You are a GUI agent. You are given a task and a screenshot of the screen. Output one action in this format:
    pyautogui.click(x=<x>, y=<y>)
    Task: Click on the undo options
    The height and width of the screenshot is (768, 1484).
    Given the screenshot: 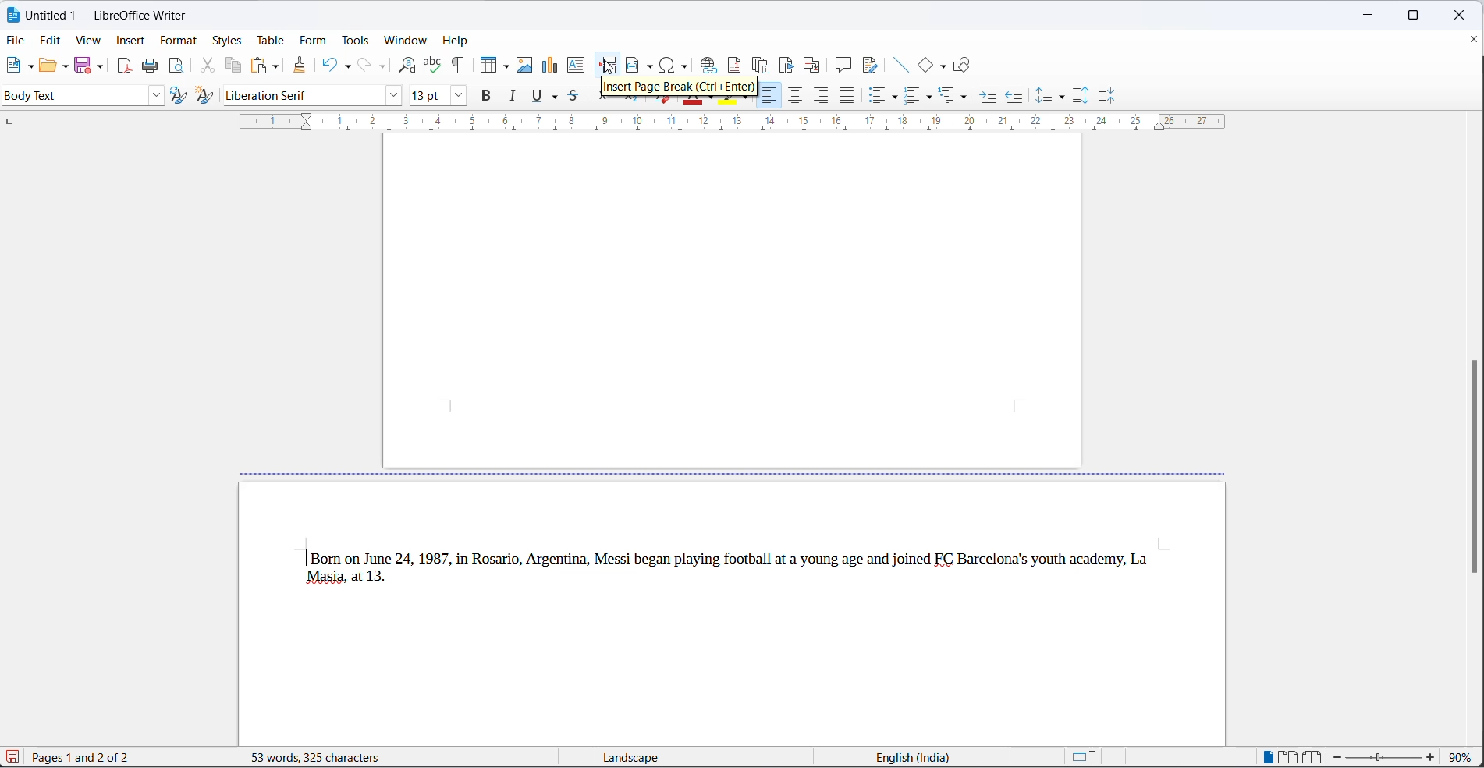 What is the action you would take?
    pyautogui.click(x=346, y=68)
    